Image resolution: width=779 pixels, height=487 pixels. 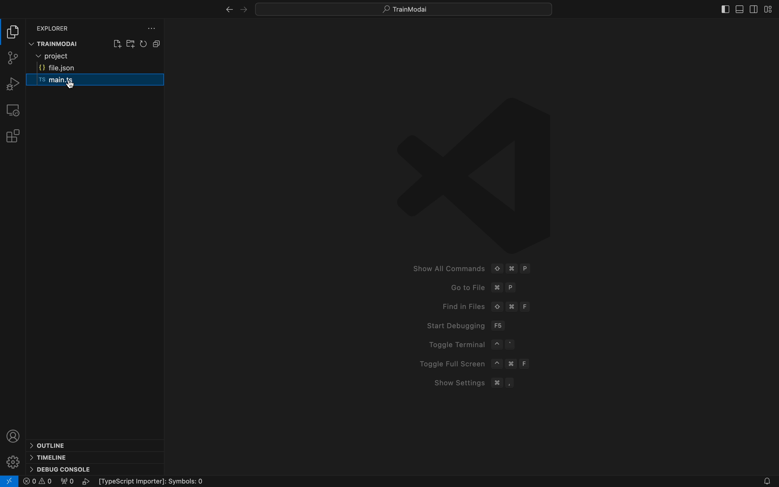 I want to click on Extensions, so click(x=14, y=136).